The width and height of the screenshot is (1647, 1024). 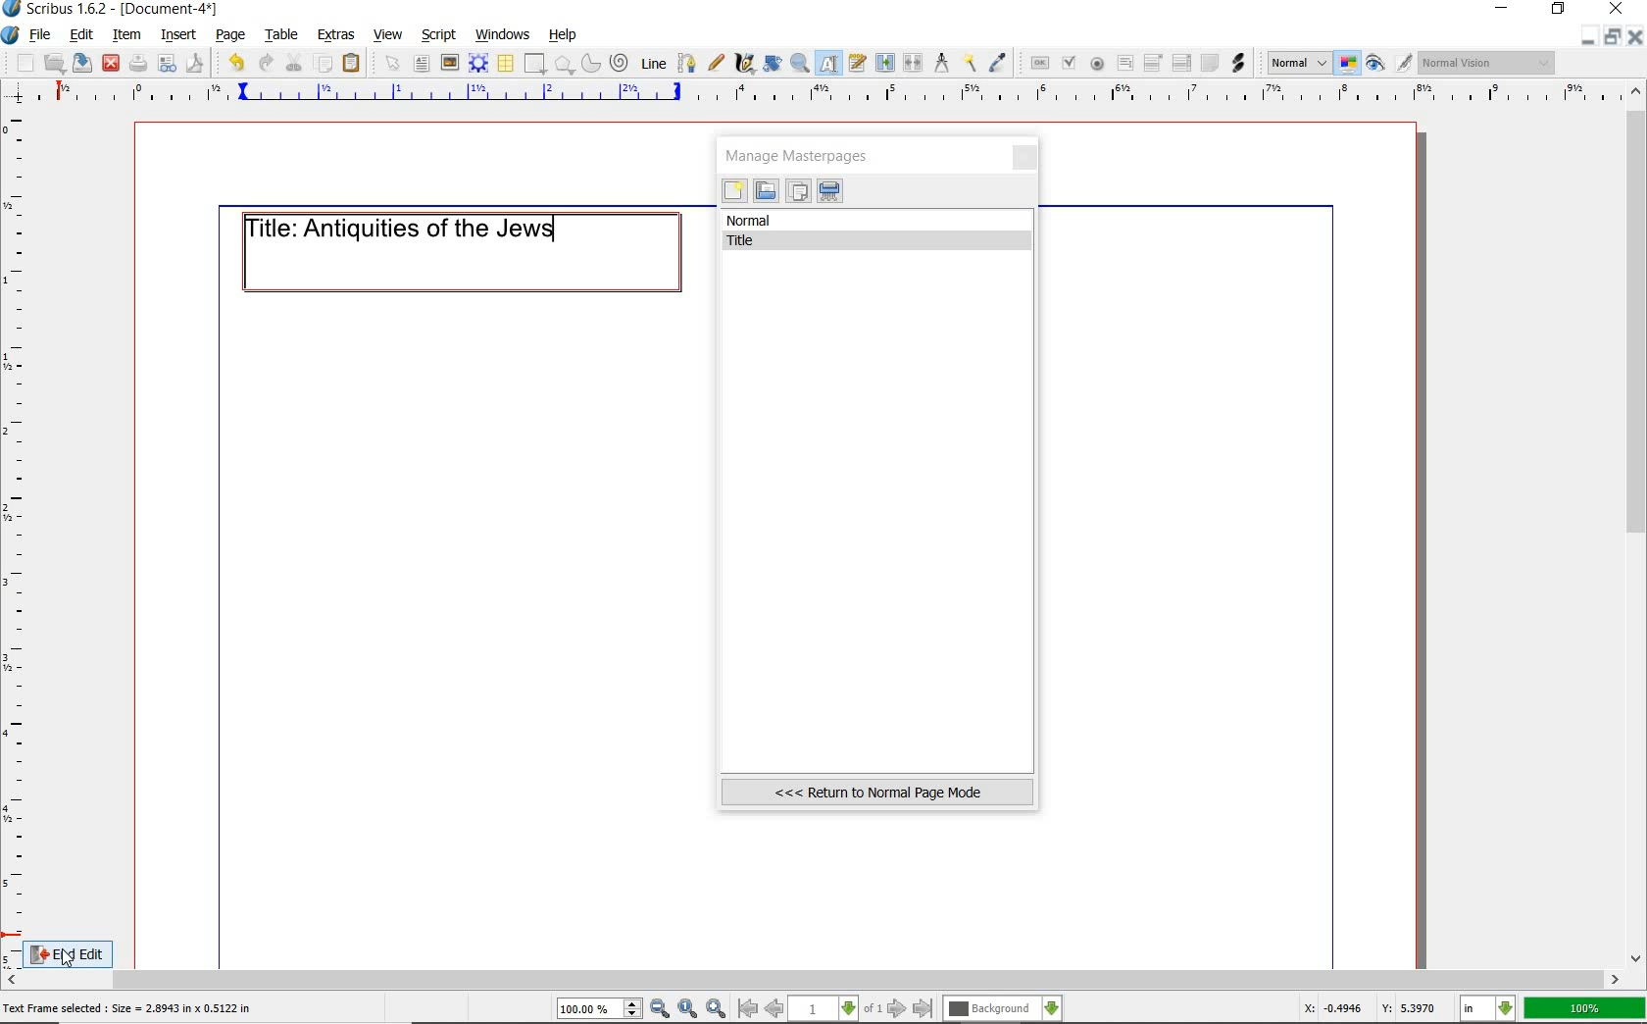 What do you see at coordinates (798, 193) in the screenshot?
I see `duplicate the selected masterpages` at bounding box center [798, 193].